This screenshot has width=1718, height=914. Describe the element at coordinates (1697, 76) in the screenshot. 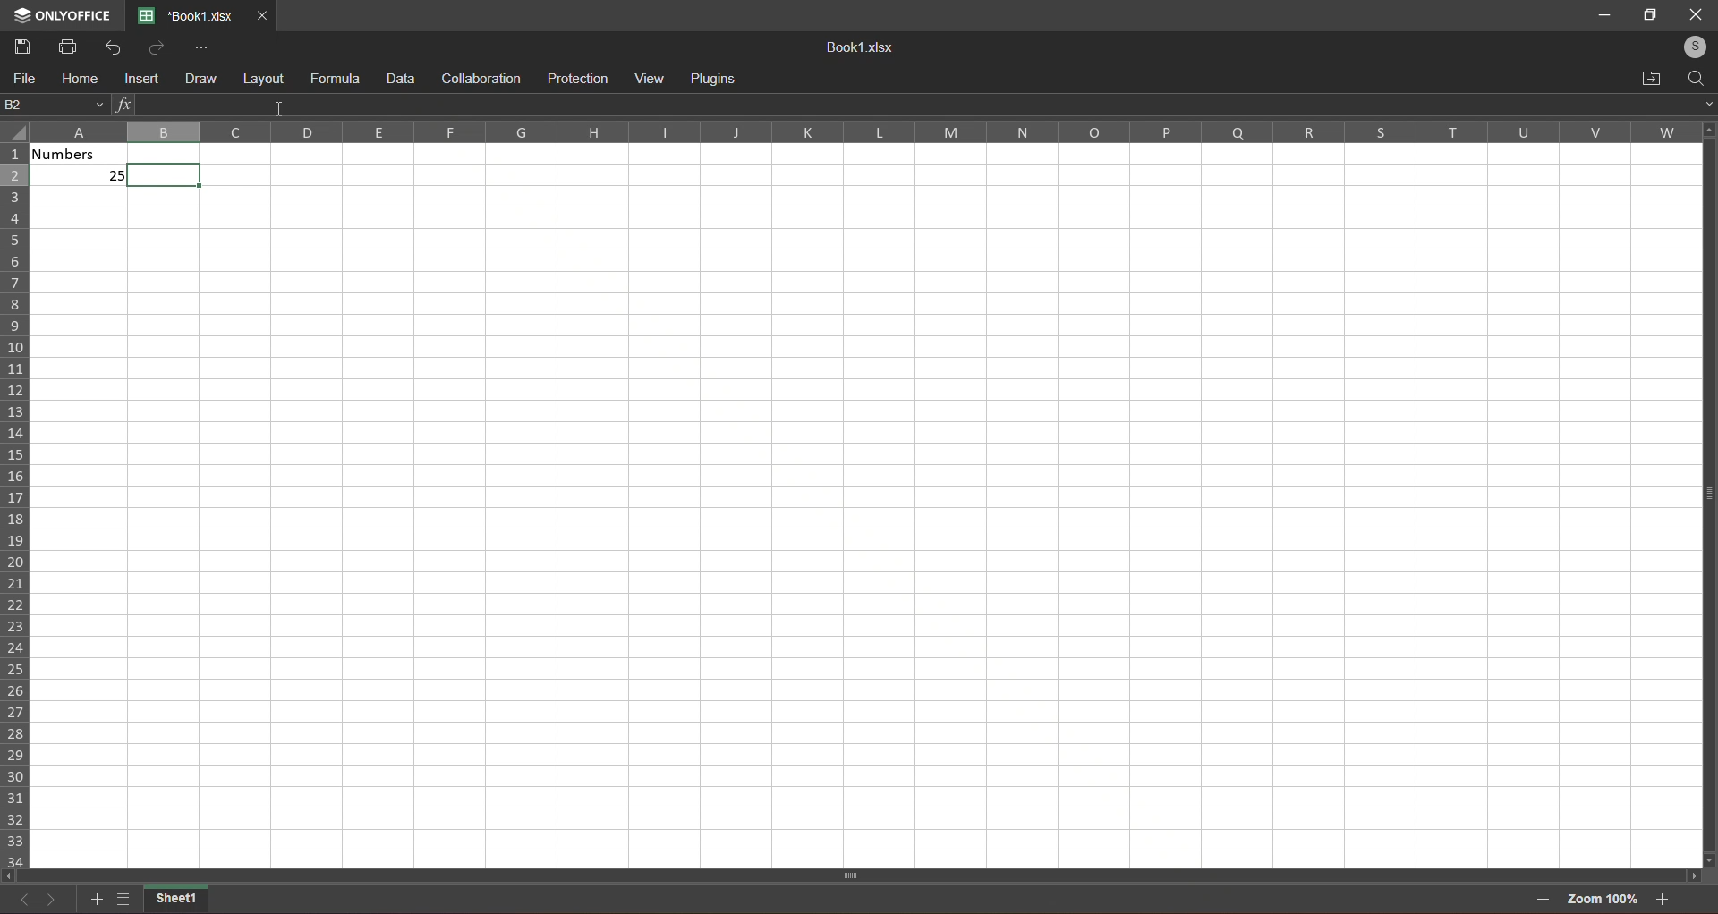

I see `search` at that location.